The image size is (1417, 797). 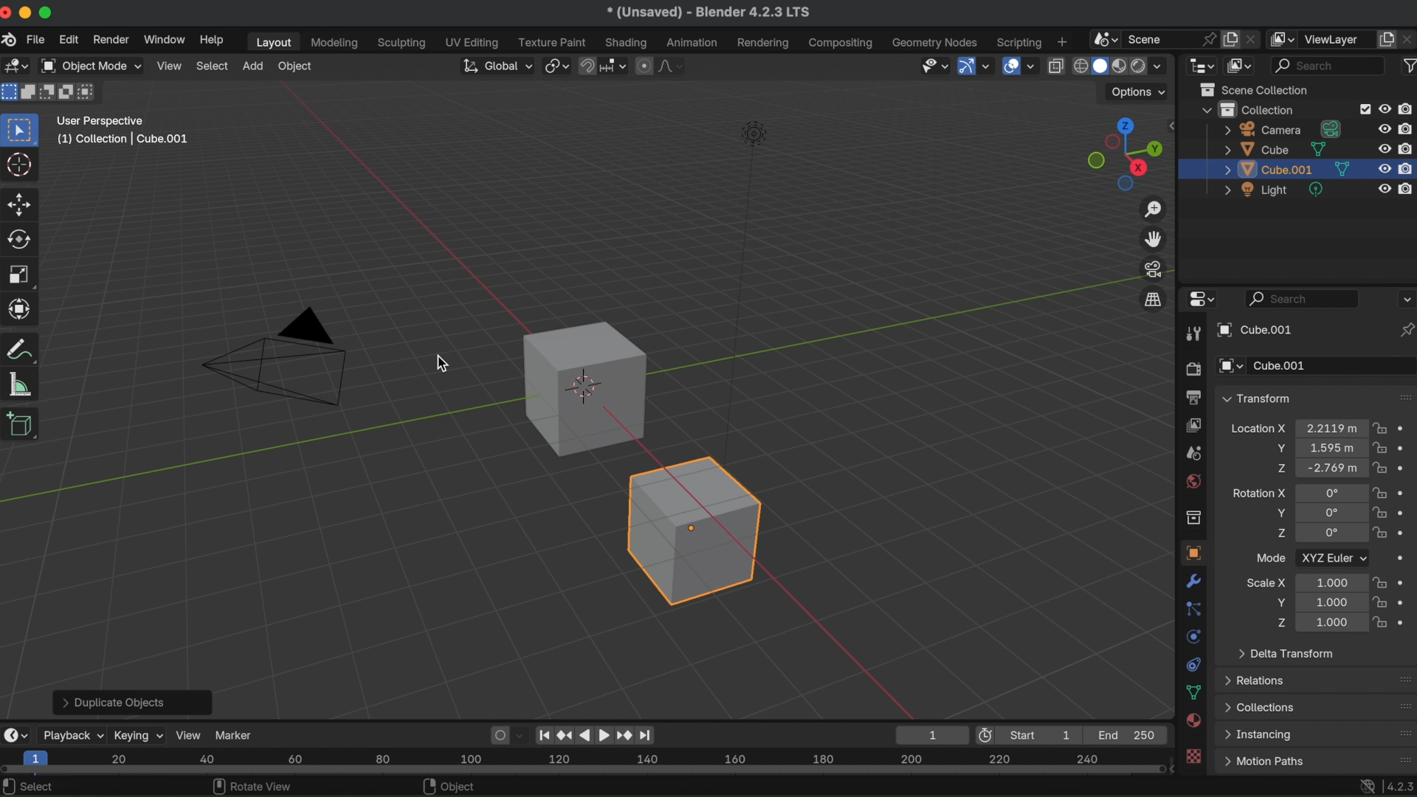 I want to click on animate property, so click(x=1405, y=468).